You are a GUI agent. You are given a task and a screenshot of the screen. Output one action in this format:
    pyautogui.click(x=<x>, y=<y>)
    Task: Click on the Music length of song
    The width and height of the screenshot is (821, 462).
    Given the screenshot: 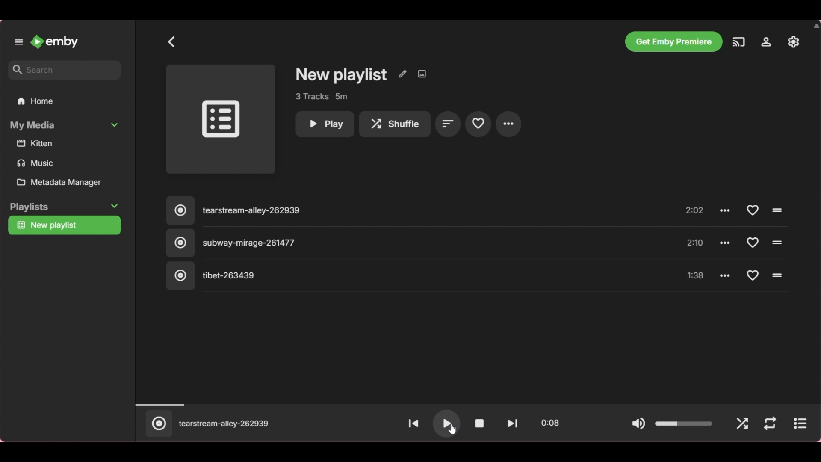 What is the action you would take?
    pyautogui.click(x=696, y=276)
    